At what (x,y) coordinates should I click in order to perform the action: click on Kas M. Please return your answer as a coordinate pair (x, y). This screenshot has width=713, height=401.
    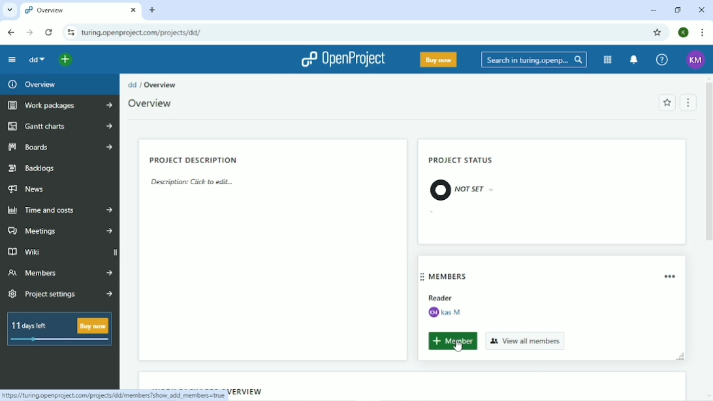
    Looking at the image, I should click on (448, 312).